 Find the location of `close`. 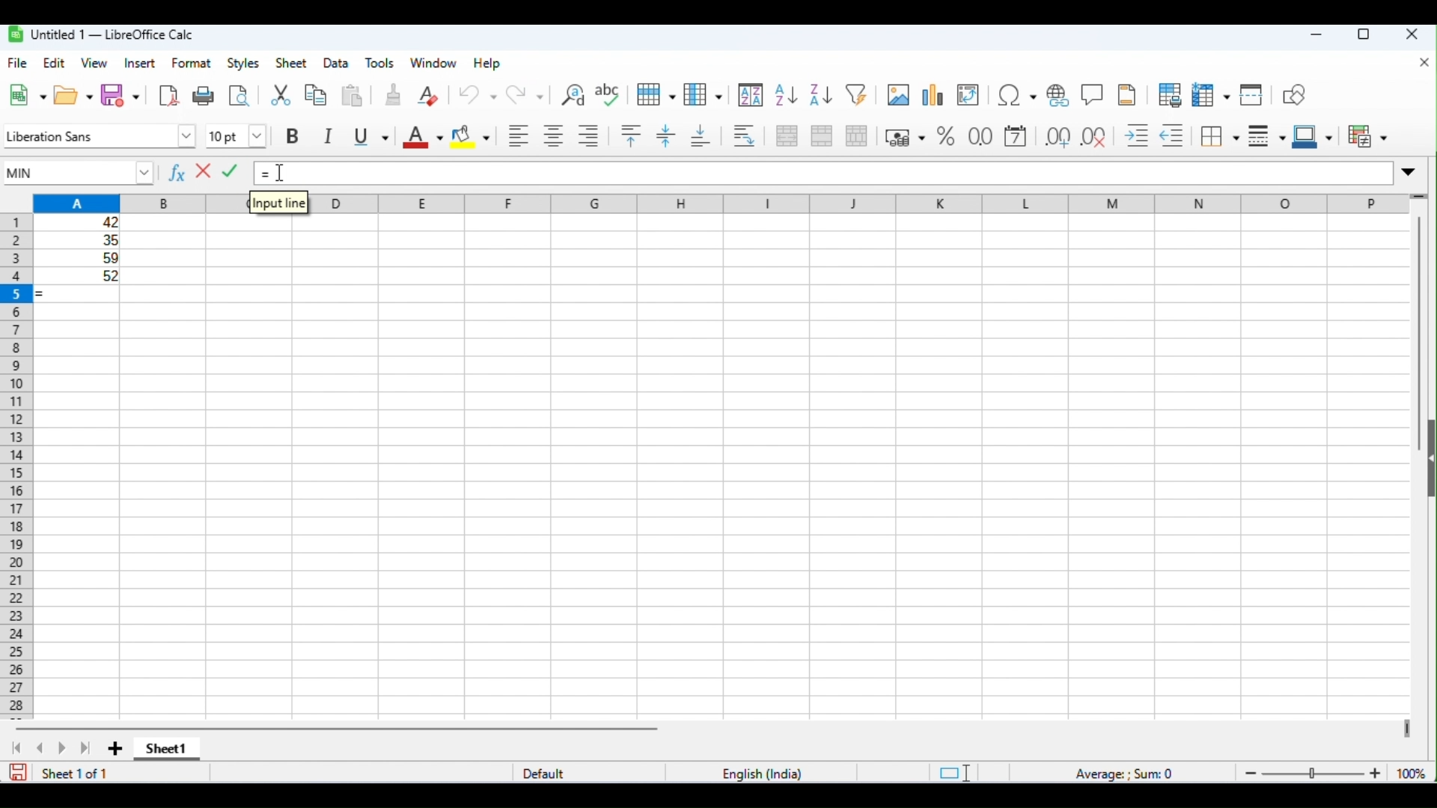

close is located at coordinates (1424, 64).